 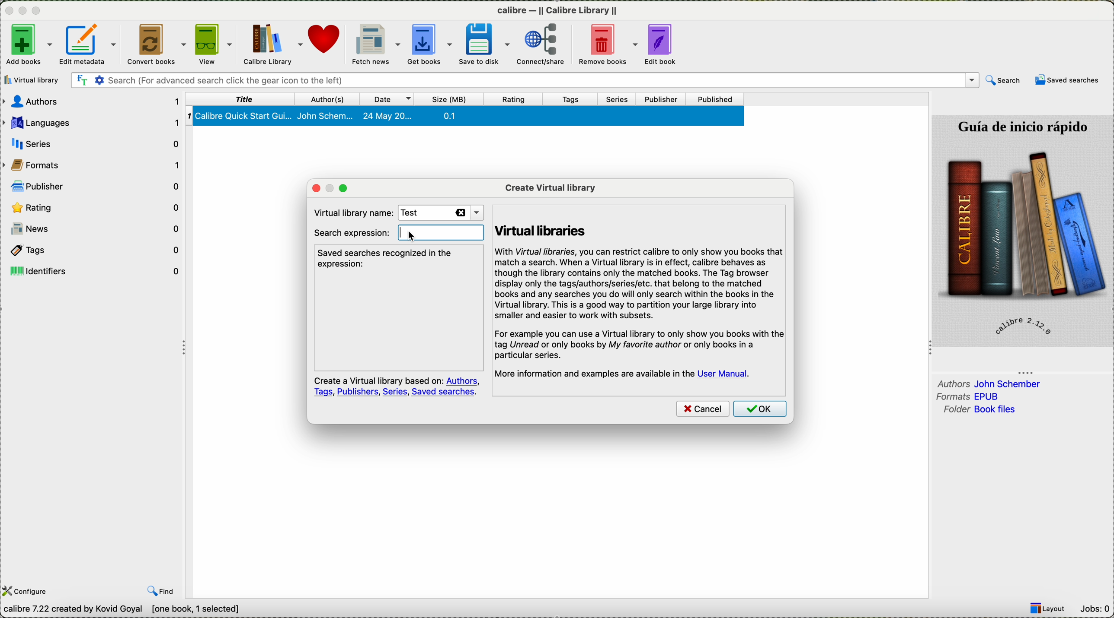 I want to click on series, so click(x=620, y=99).